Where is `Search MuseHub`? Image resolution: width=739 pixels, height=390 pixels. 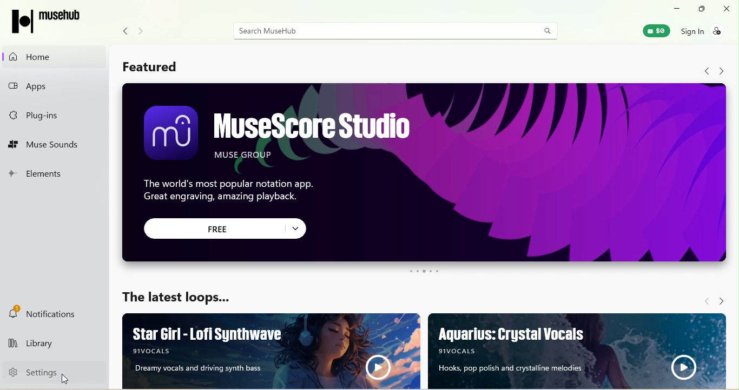 Search MuseHub is located at coordinates (397, 30).